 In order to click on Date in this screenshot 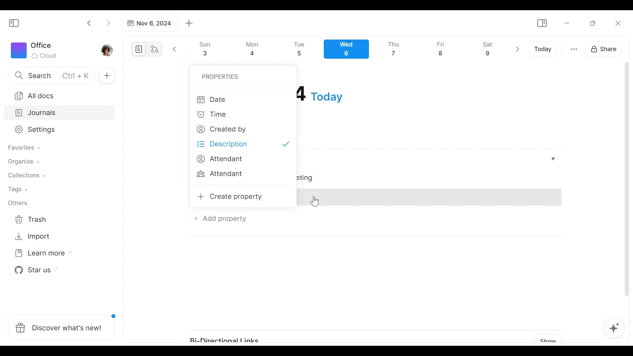, I will do `click(215, 98)`.